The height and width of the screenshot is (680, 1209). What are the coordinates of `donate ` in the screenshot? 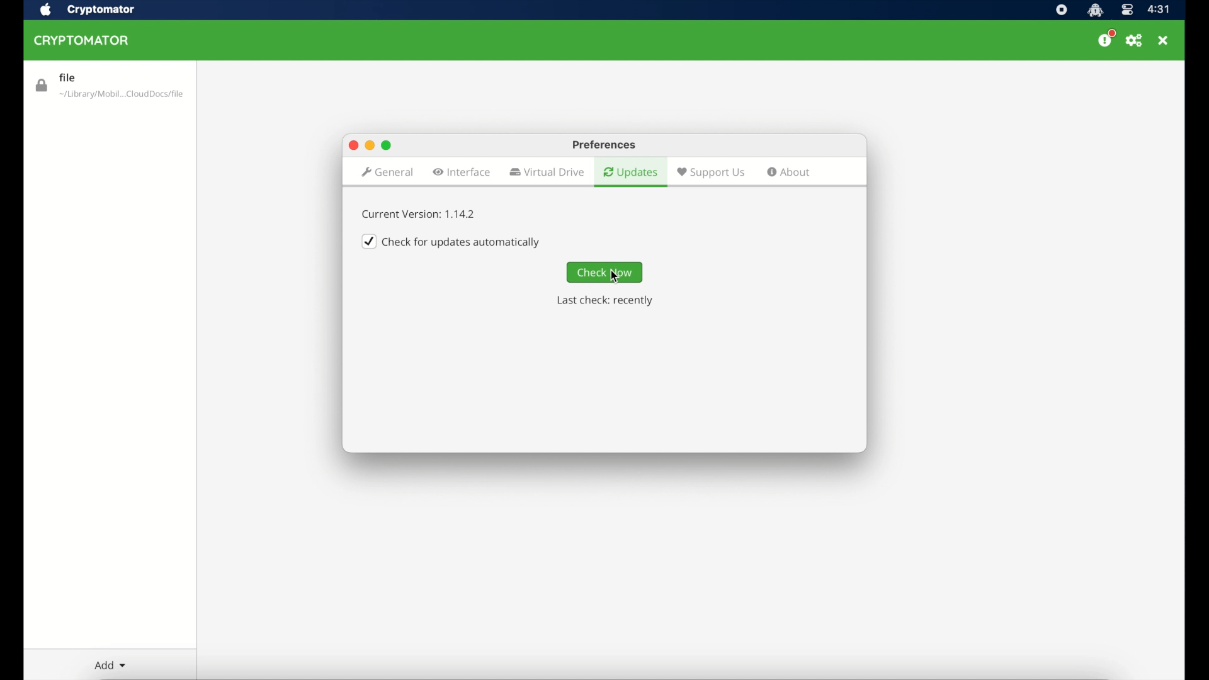 It's located at (1104, 39).